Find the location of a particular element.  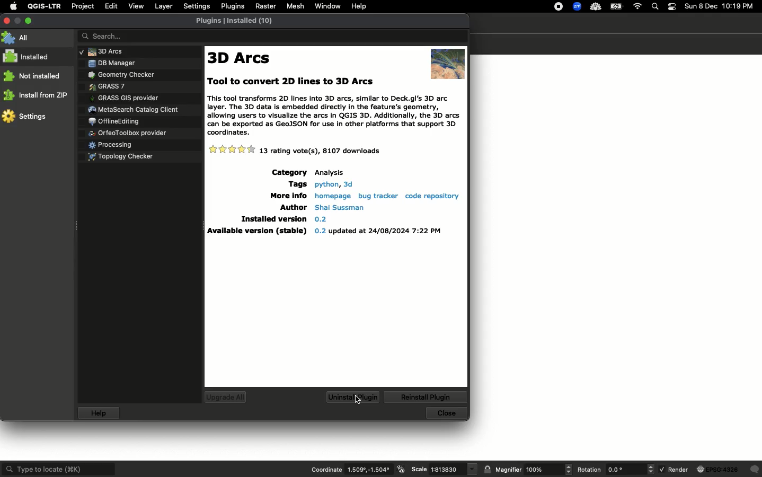

Layer is located at coordinates (165, 6).